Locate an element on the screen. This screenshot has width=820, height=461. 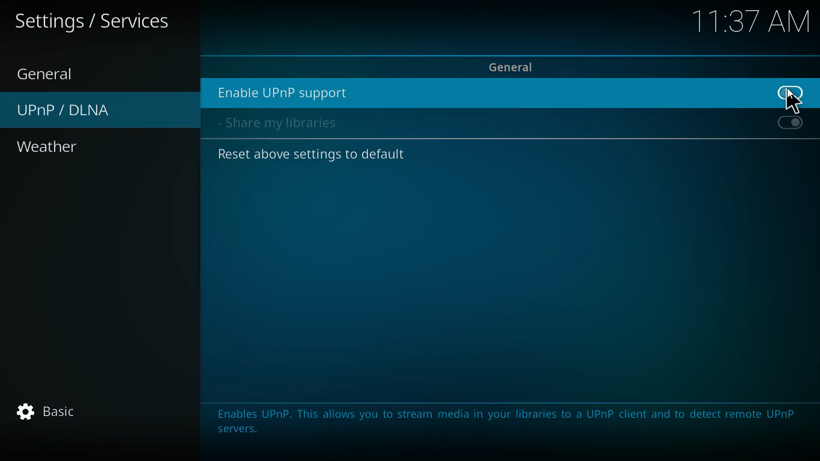
basic is located at coordinates (70, 414).